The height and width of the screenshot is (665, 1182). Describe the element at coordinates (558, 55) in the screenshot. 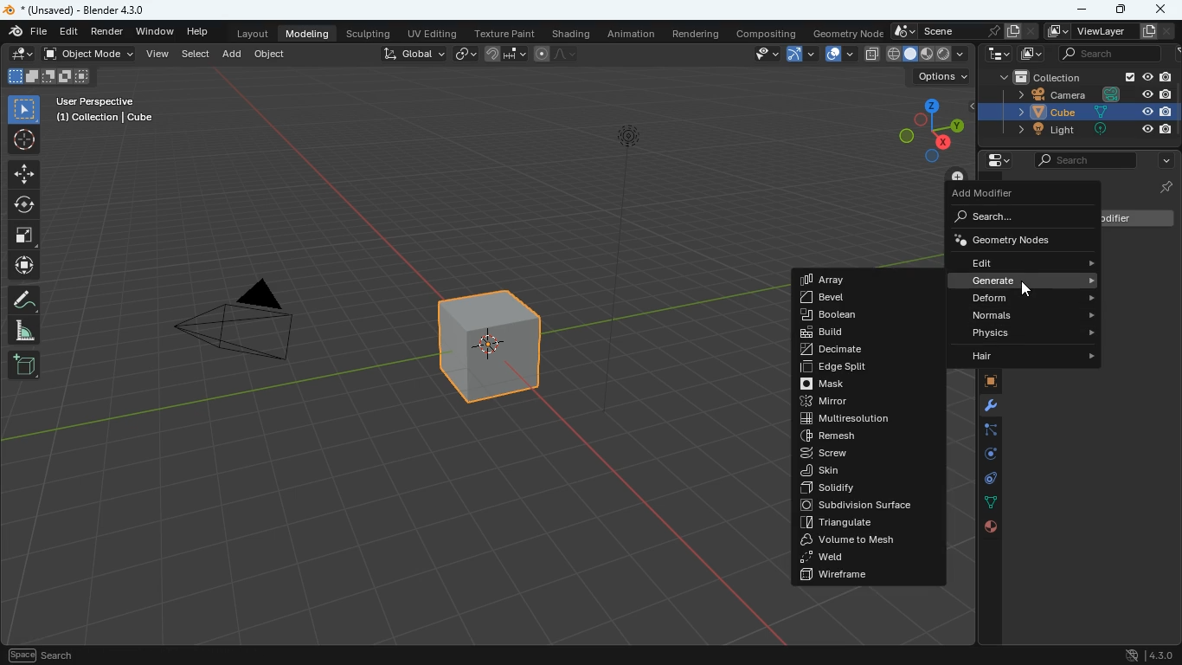

I see `line` at that location.